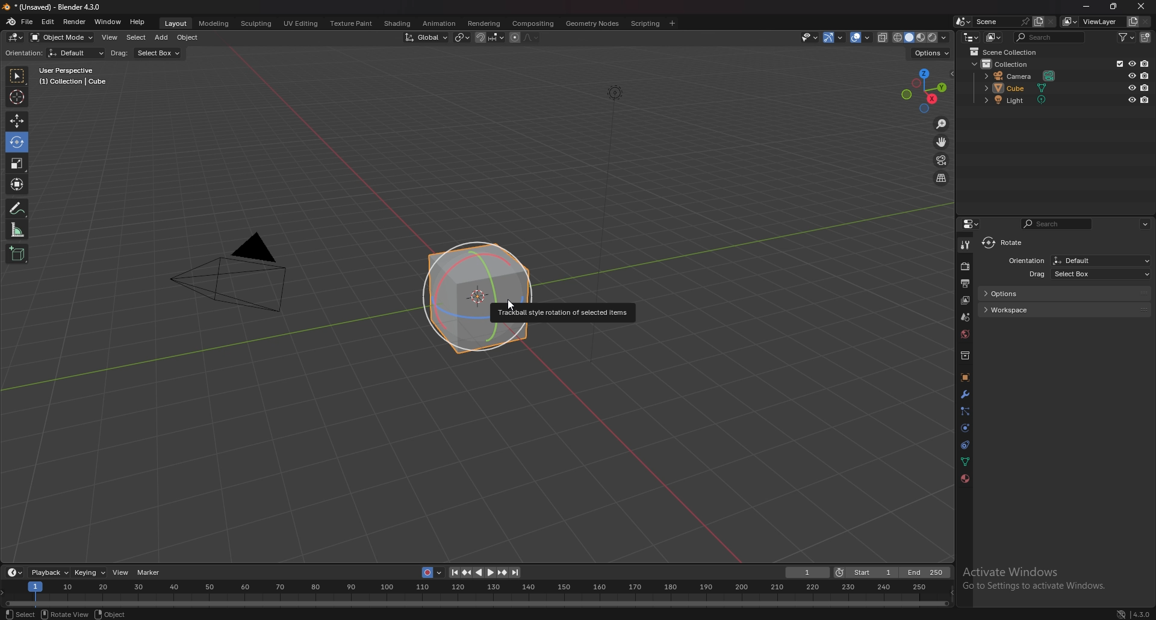 This screenshot has height=620, width=1156. What do you see at coordinates (1145, 75) in the screenshot?
I see `disable in render` at bounding box center [1145, 75].